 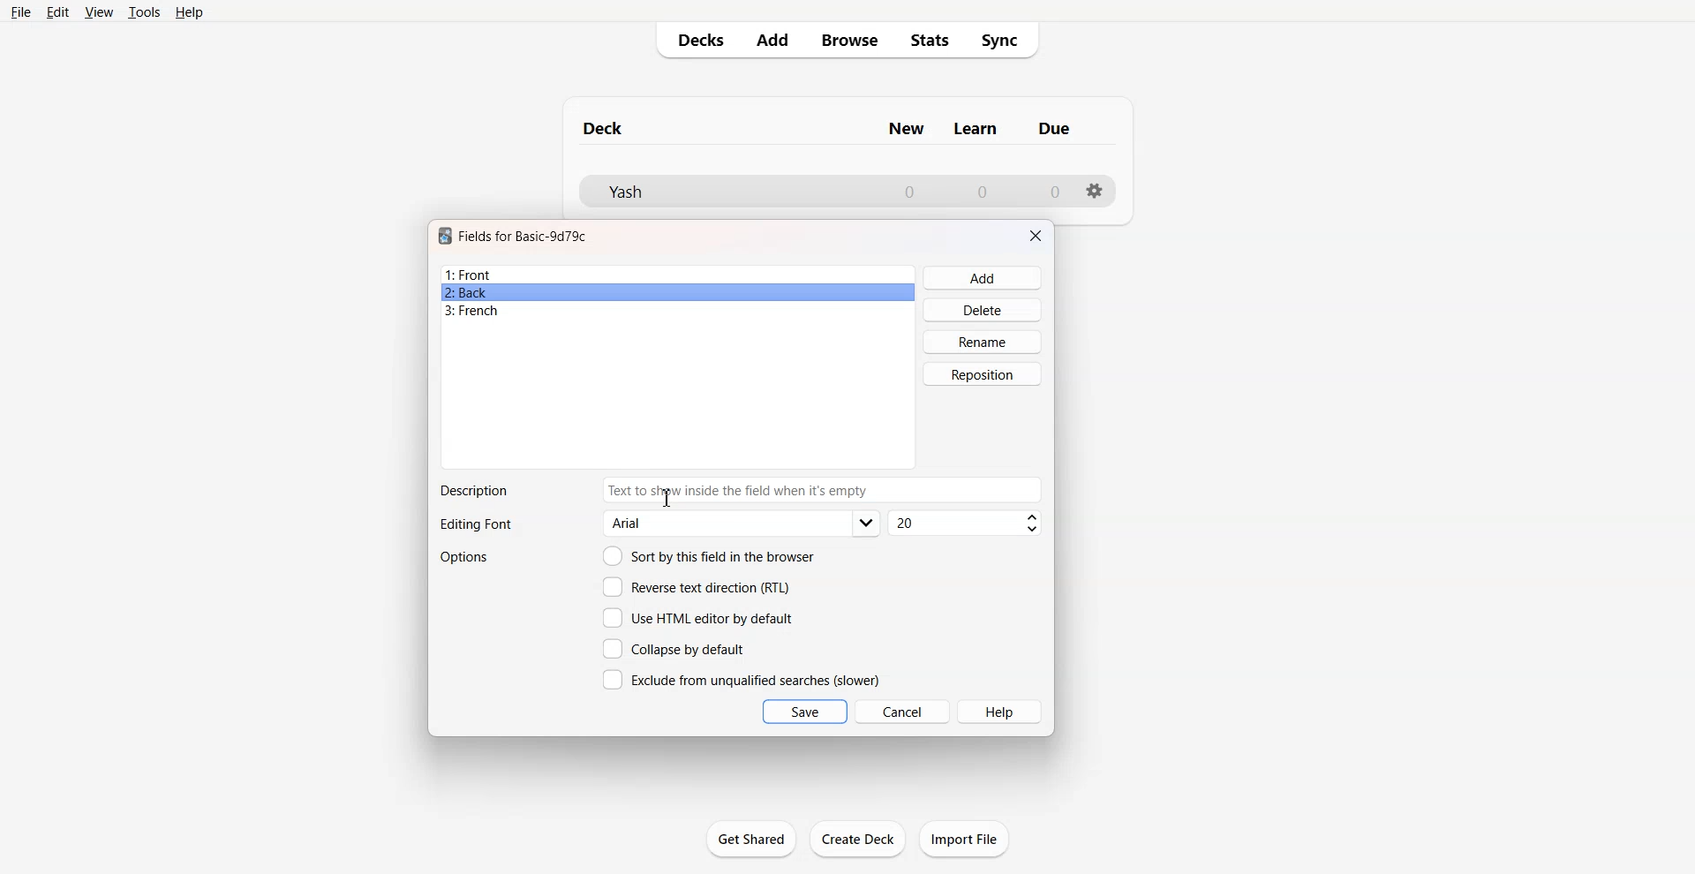 What do you see at coordinates (909, 192) in the screenshot?
I see `Number of New cards` at bounding box center [909, 192].